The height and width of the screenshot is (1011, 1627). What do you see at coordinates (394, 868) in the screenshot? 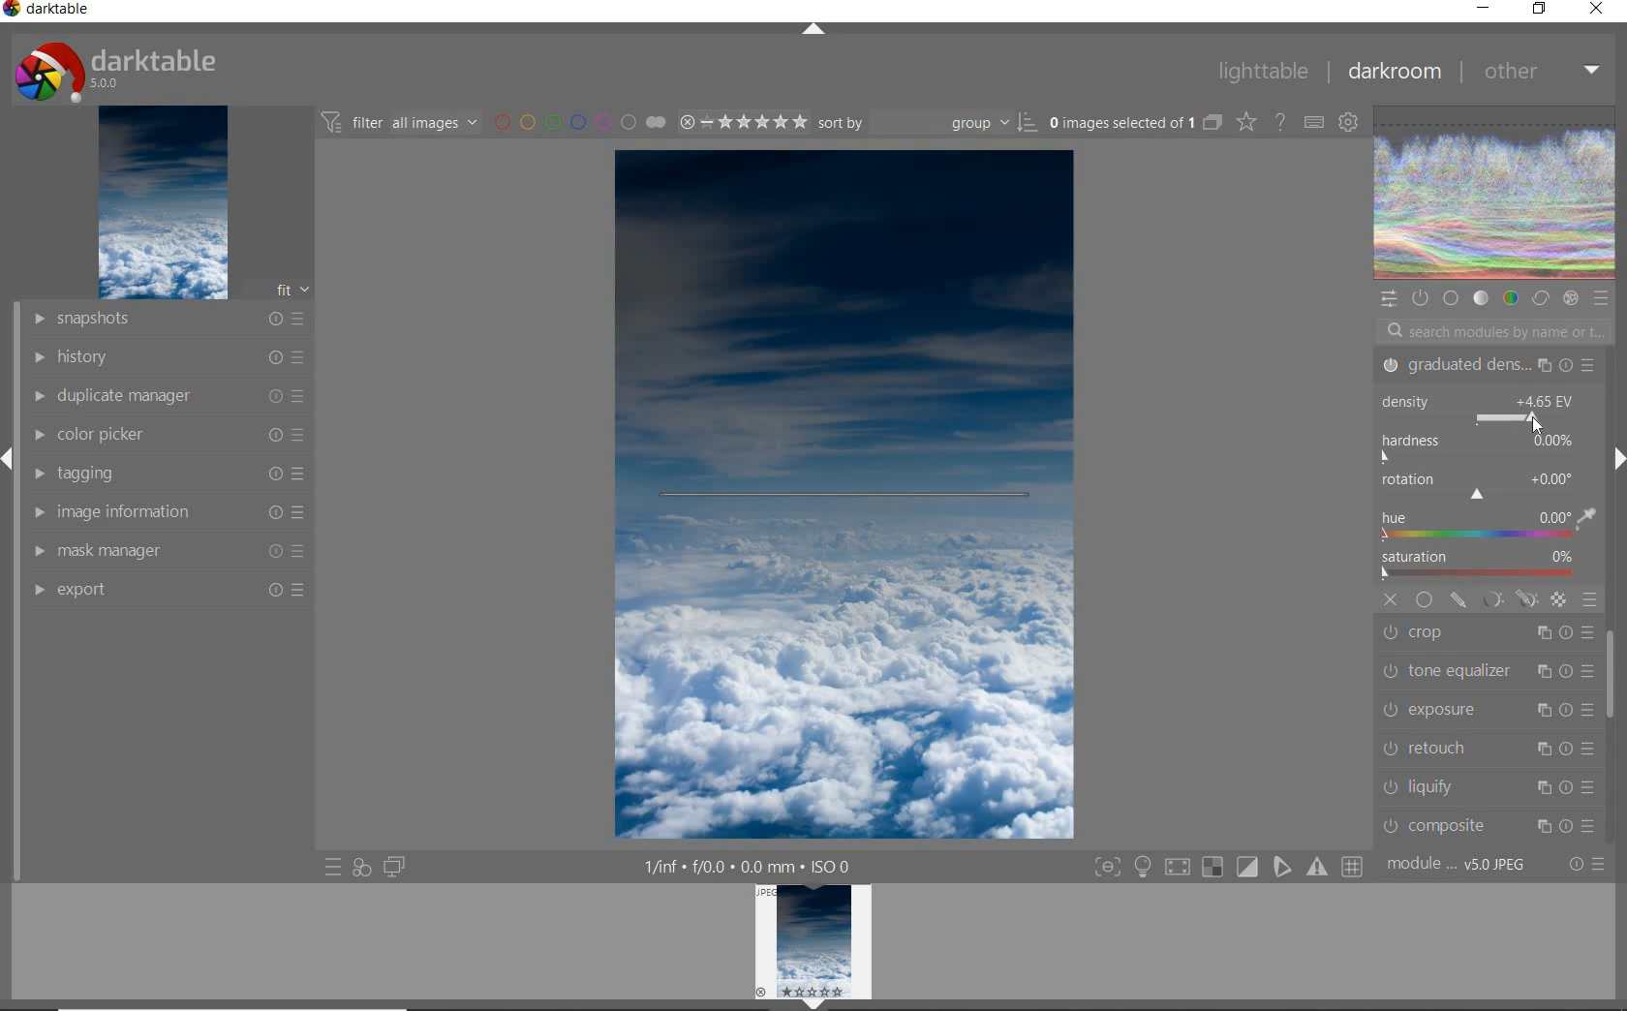
I see `DISPLAY A SECOND DARKROOM DISPLAY` at bounding box center [394, 868].